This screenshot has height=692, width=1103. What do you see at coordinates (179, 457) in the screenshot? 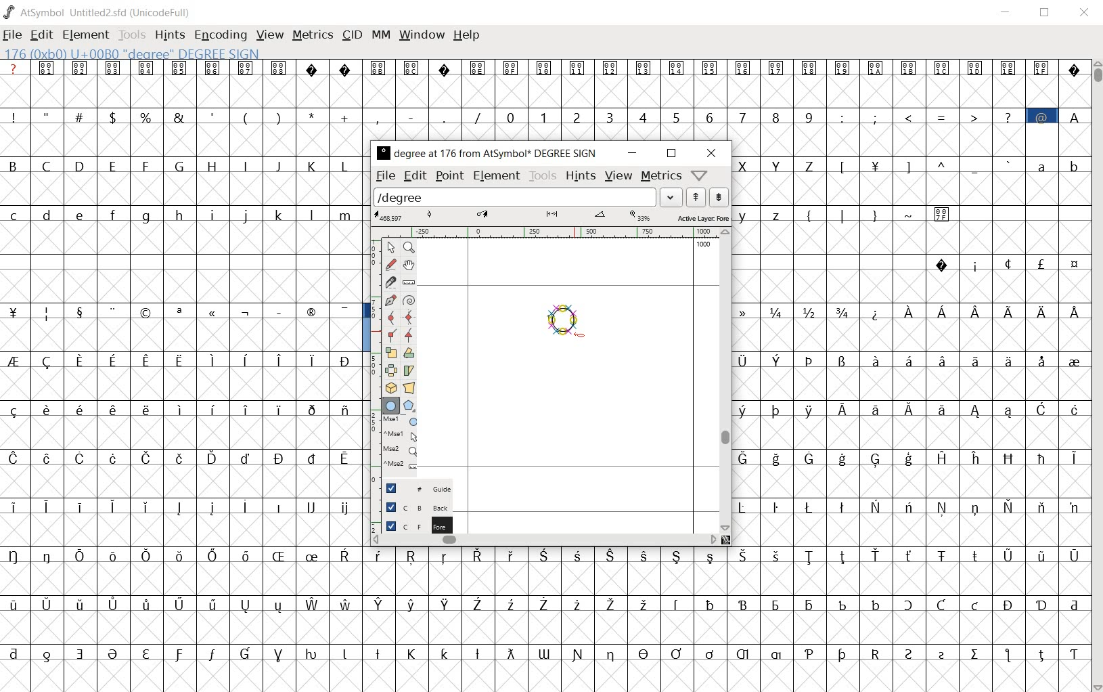
I see `` at bounding box center [179, 457].